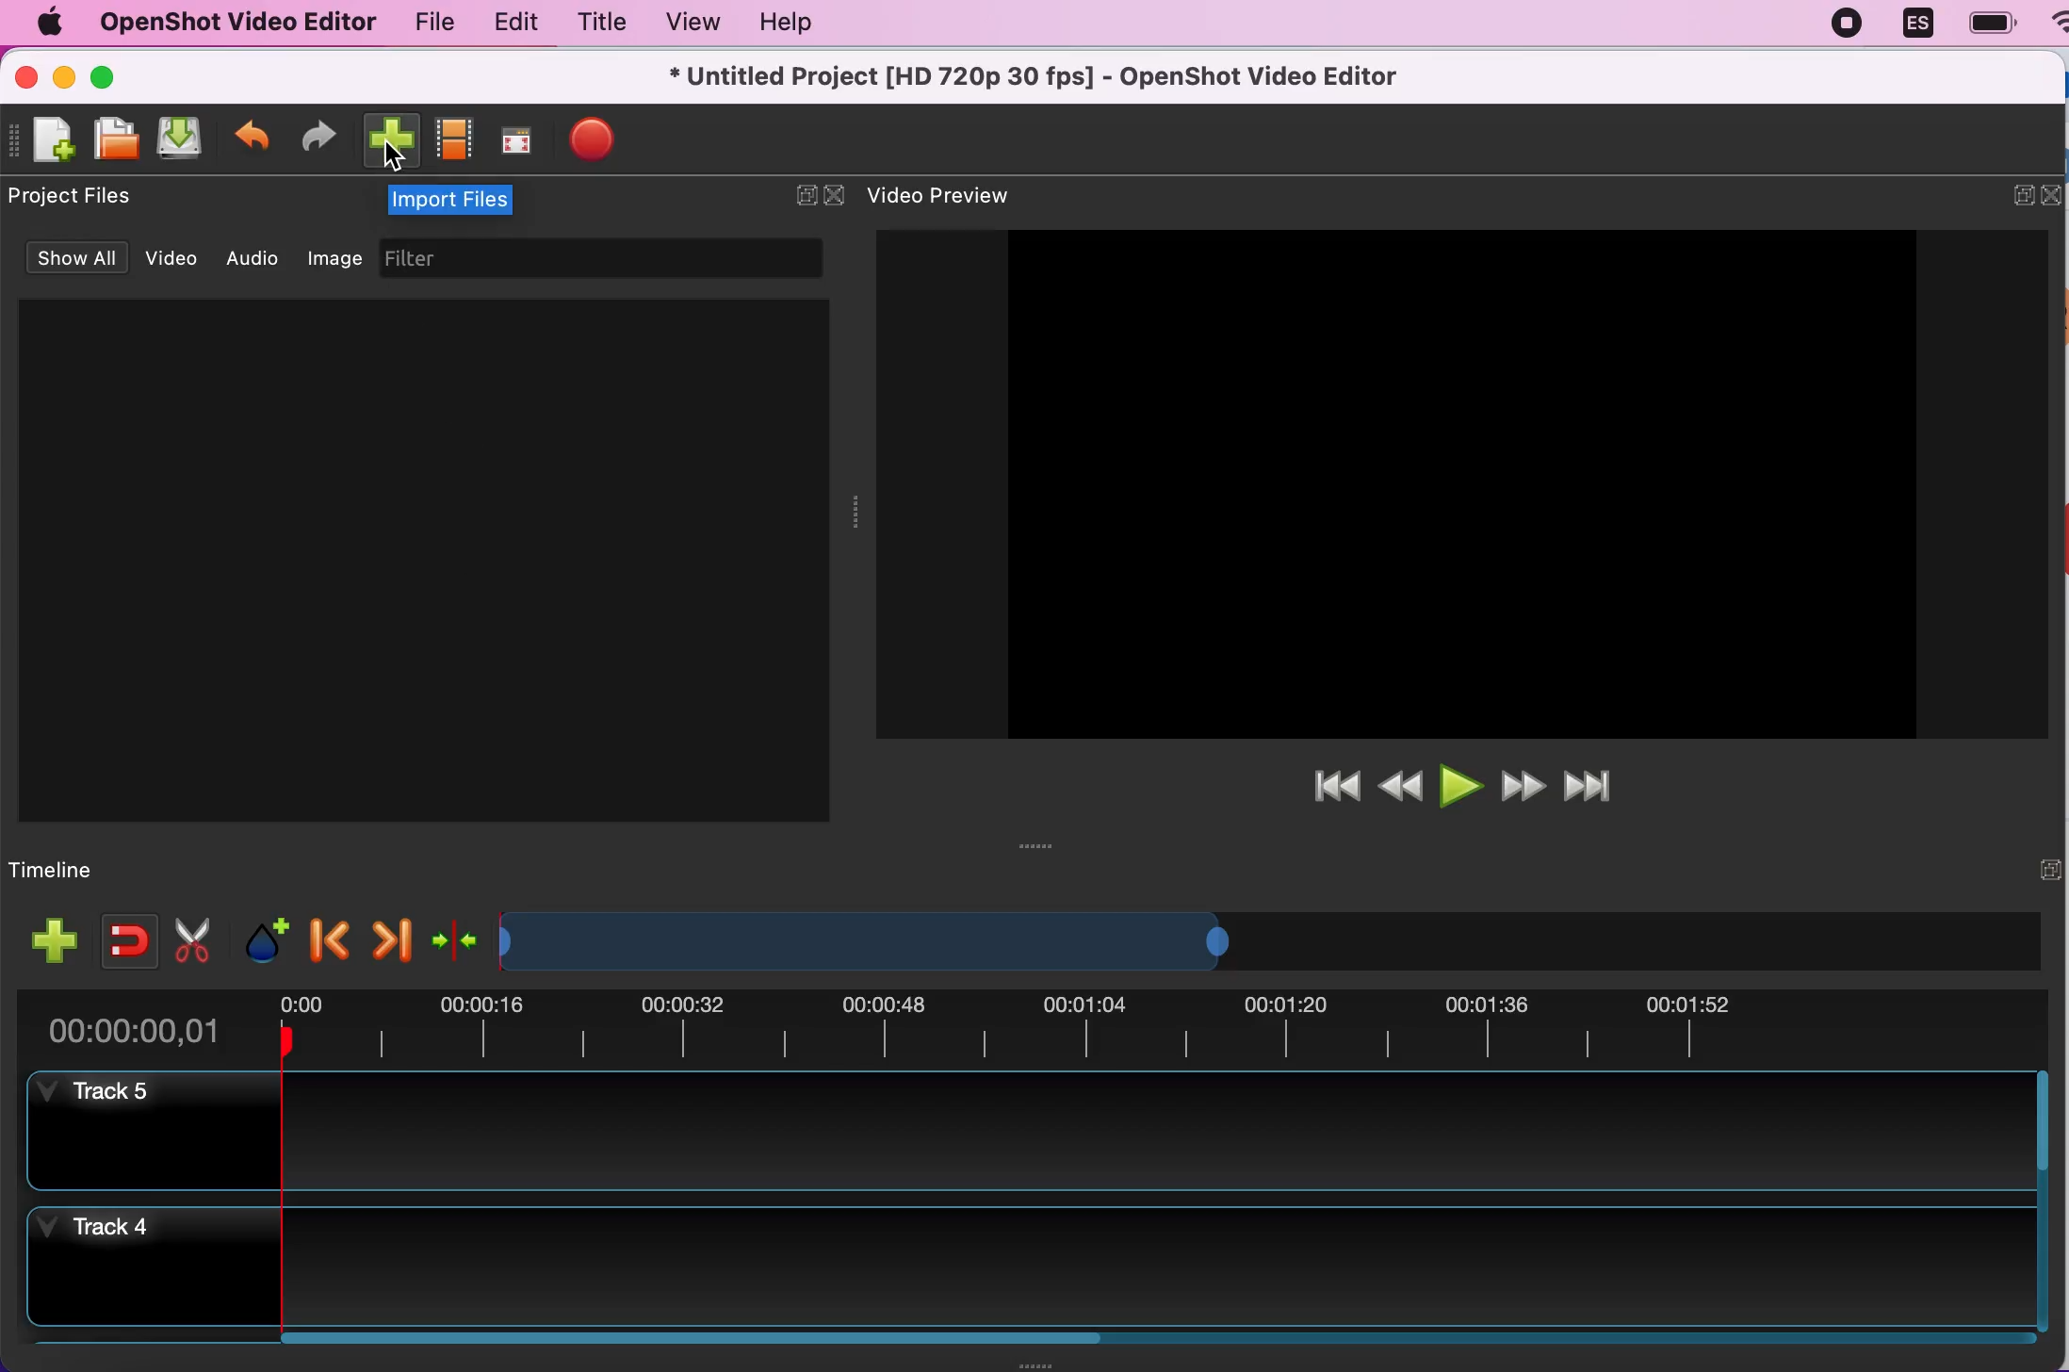 The image size is (2069, 1372). Describe the element at coordinates (42, 25) in the screenshot. I see `mac logo` at that location.